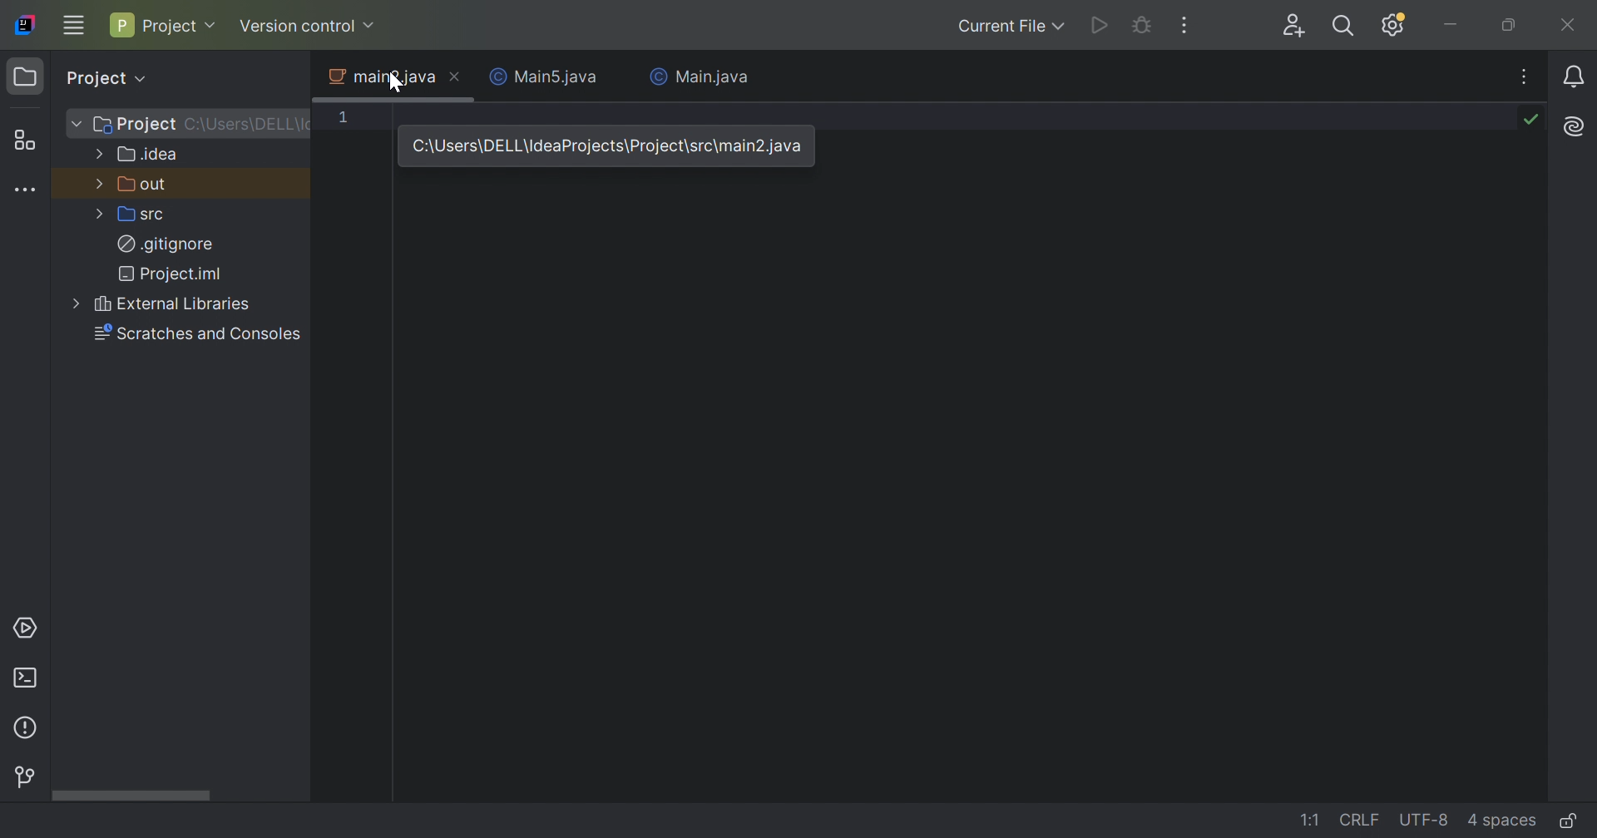 The height and width of the screenshot is (838, 1597). What do you see at coordinates (24, 140) in the screenshot?
I see `Structure` at bounding box center [24, 140].